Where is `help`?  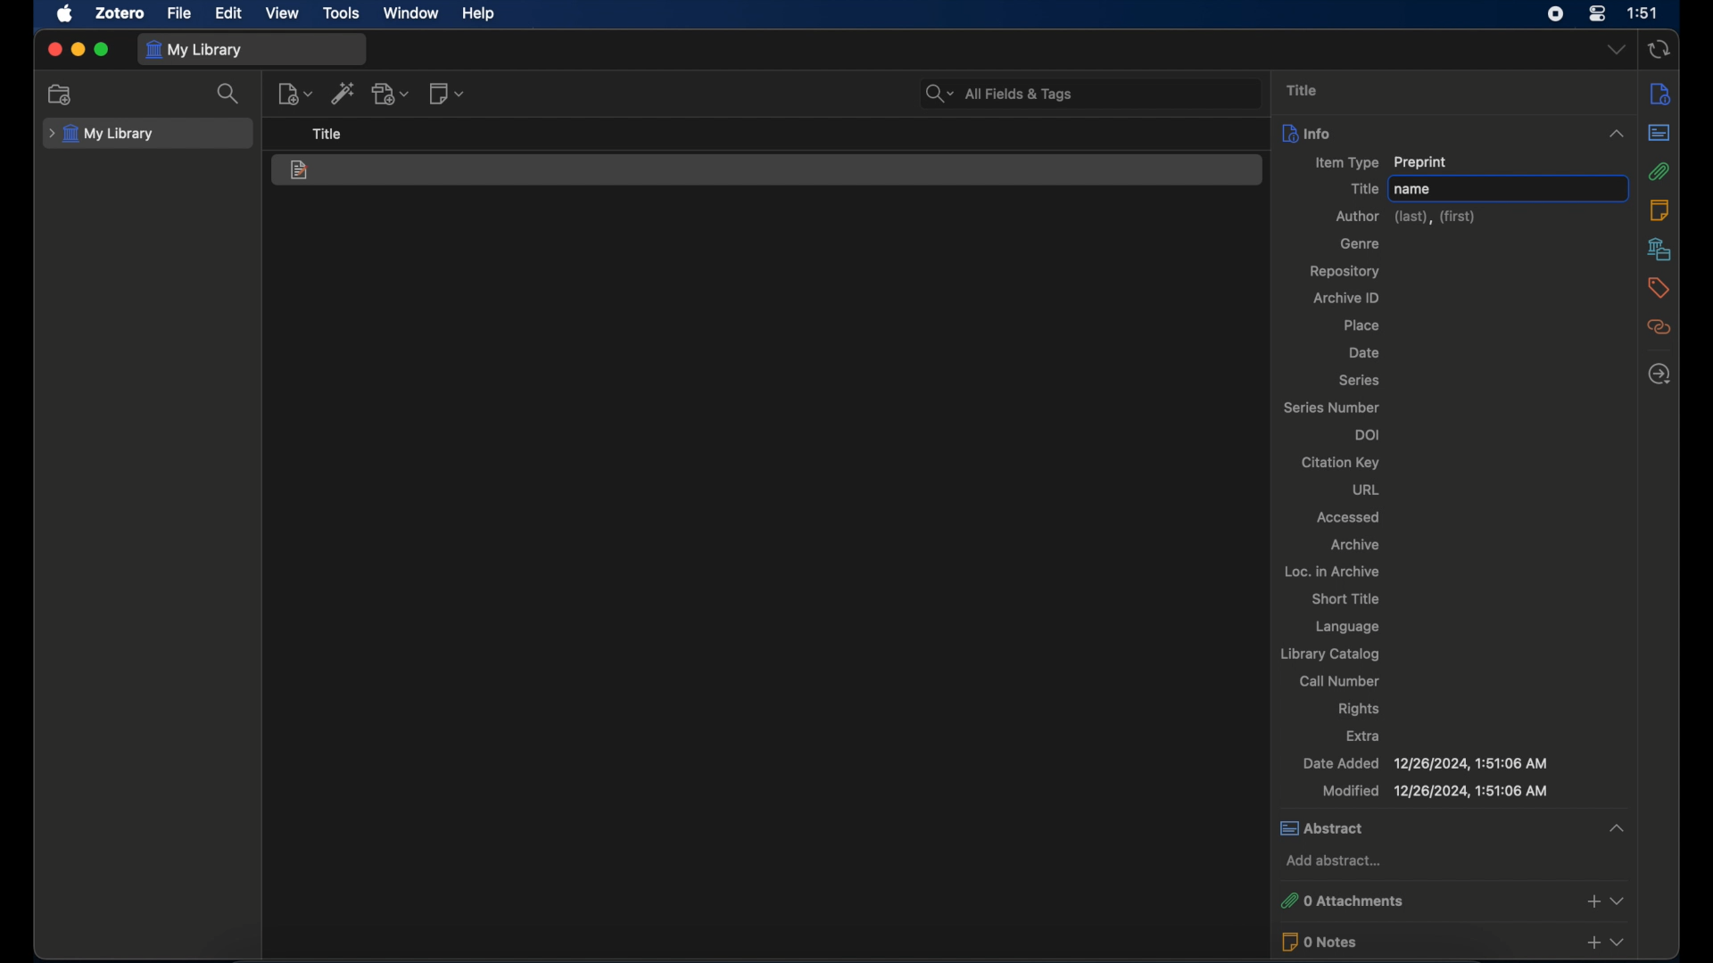 help is located at coordinates (480, 14).